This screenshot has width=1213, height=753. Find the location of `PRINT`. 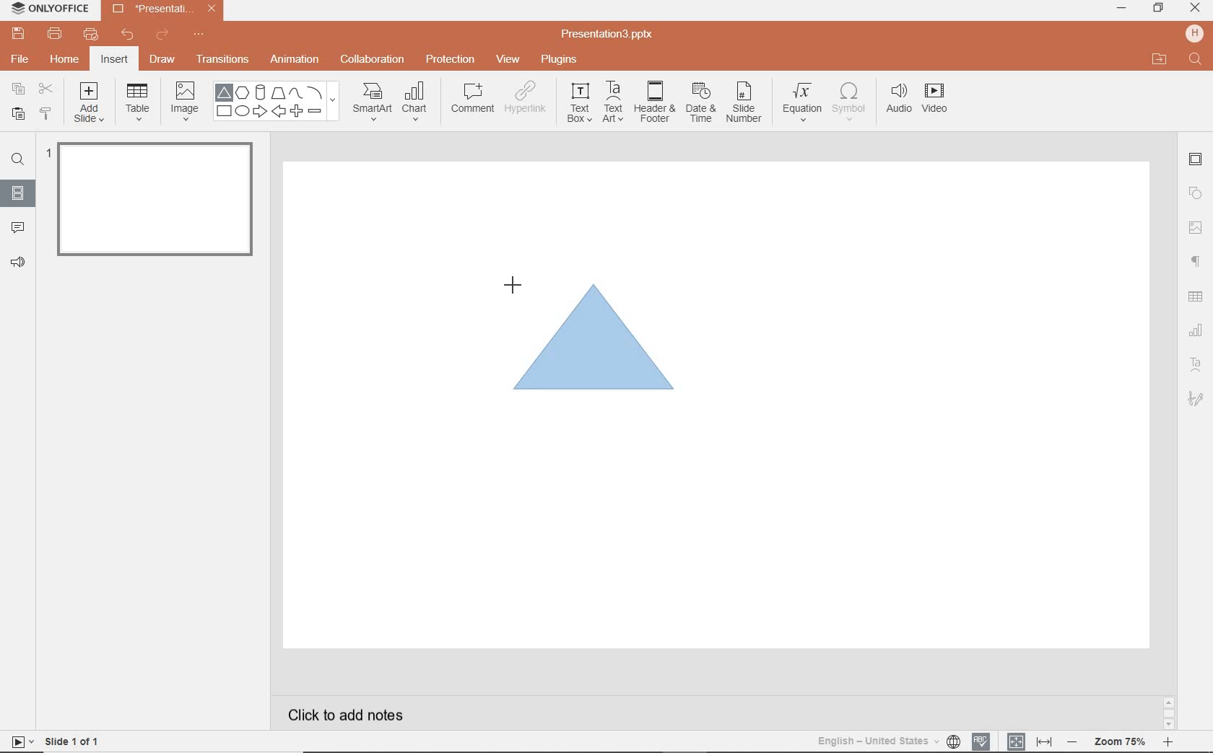

PRINT is located at coordinates (54, 35).